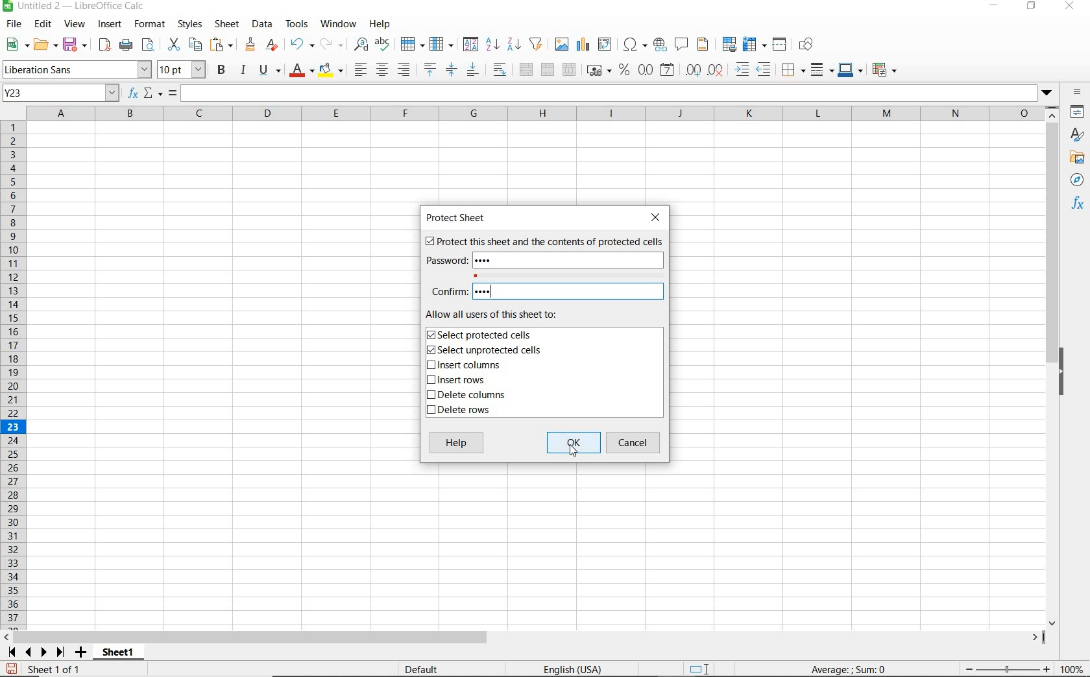  Describe the element at coordinates (430, 69) in the screenshot. I see `ALIGN TOP` at that location.